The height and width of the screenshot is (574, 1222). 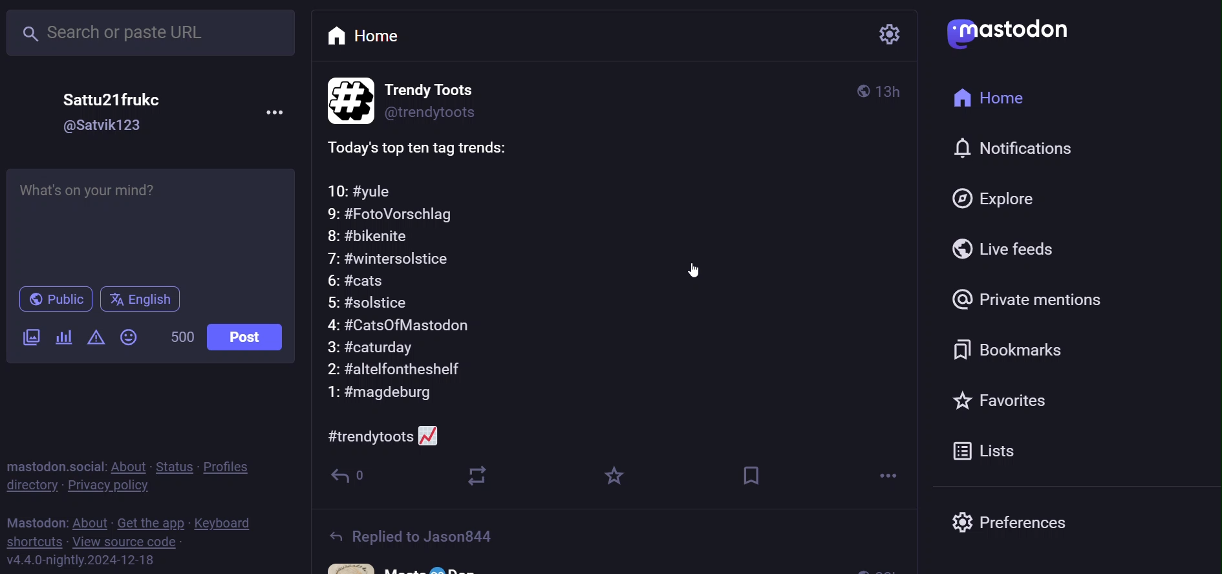 What do you see at coordinates (881, 478) in the screenshot?
I see `more` at bounding box center [881, 478].